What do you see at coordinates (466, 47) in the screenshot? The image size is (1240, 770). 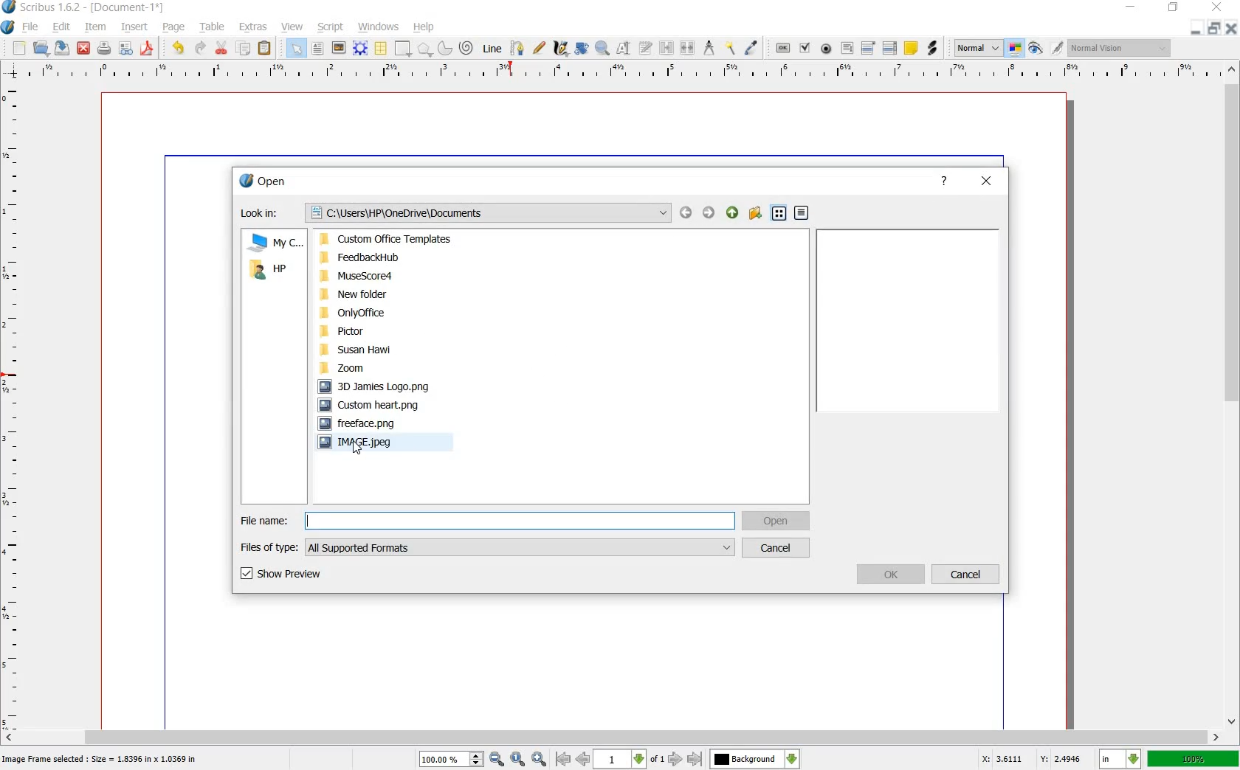 I see `spiral` at bounding box center [466, 47].